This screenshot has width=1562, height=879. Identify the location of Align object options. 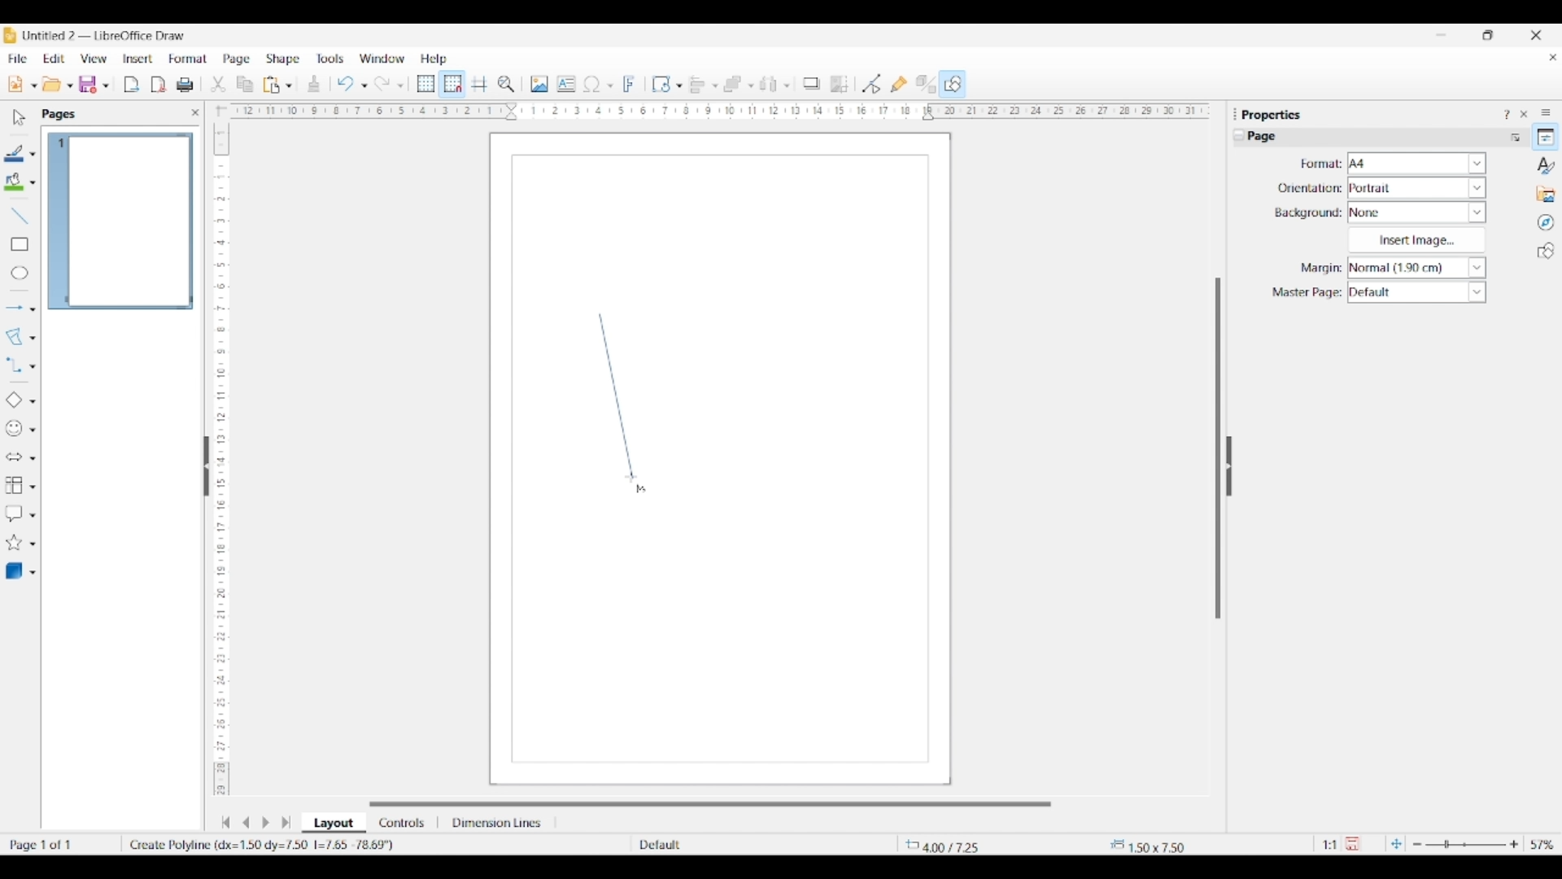
(715, 86).